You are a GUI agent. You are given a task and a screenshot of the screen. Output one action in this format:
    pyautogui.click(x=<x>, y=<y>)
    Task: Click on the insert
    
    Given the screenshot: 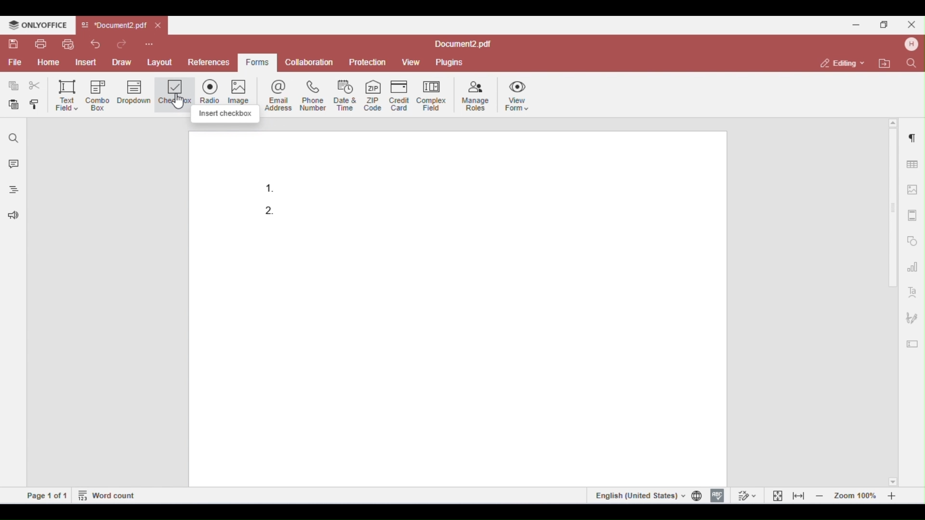 What is the action you would take?
    pyautogui.click(x=88, y=62)
    